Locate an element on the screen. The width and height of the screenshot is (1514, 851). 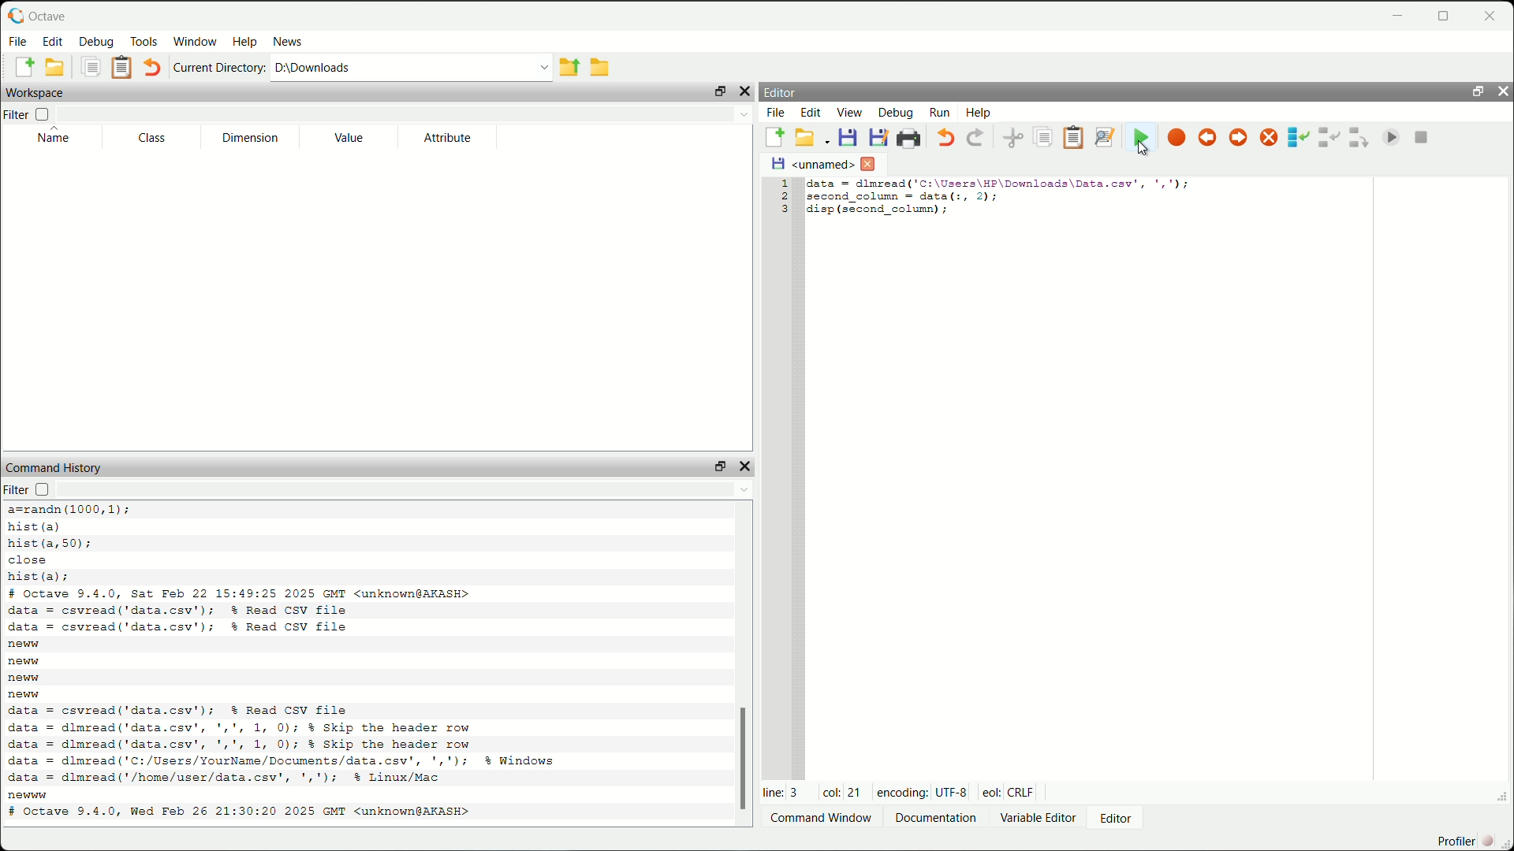
previous breakpoint is located at coordinates (1205, 139).